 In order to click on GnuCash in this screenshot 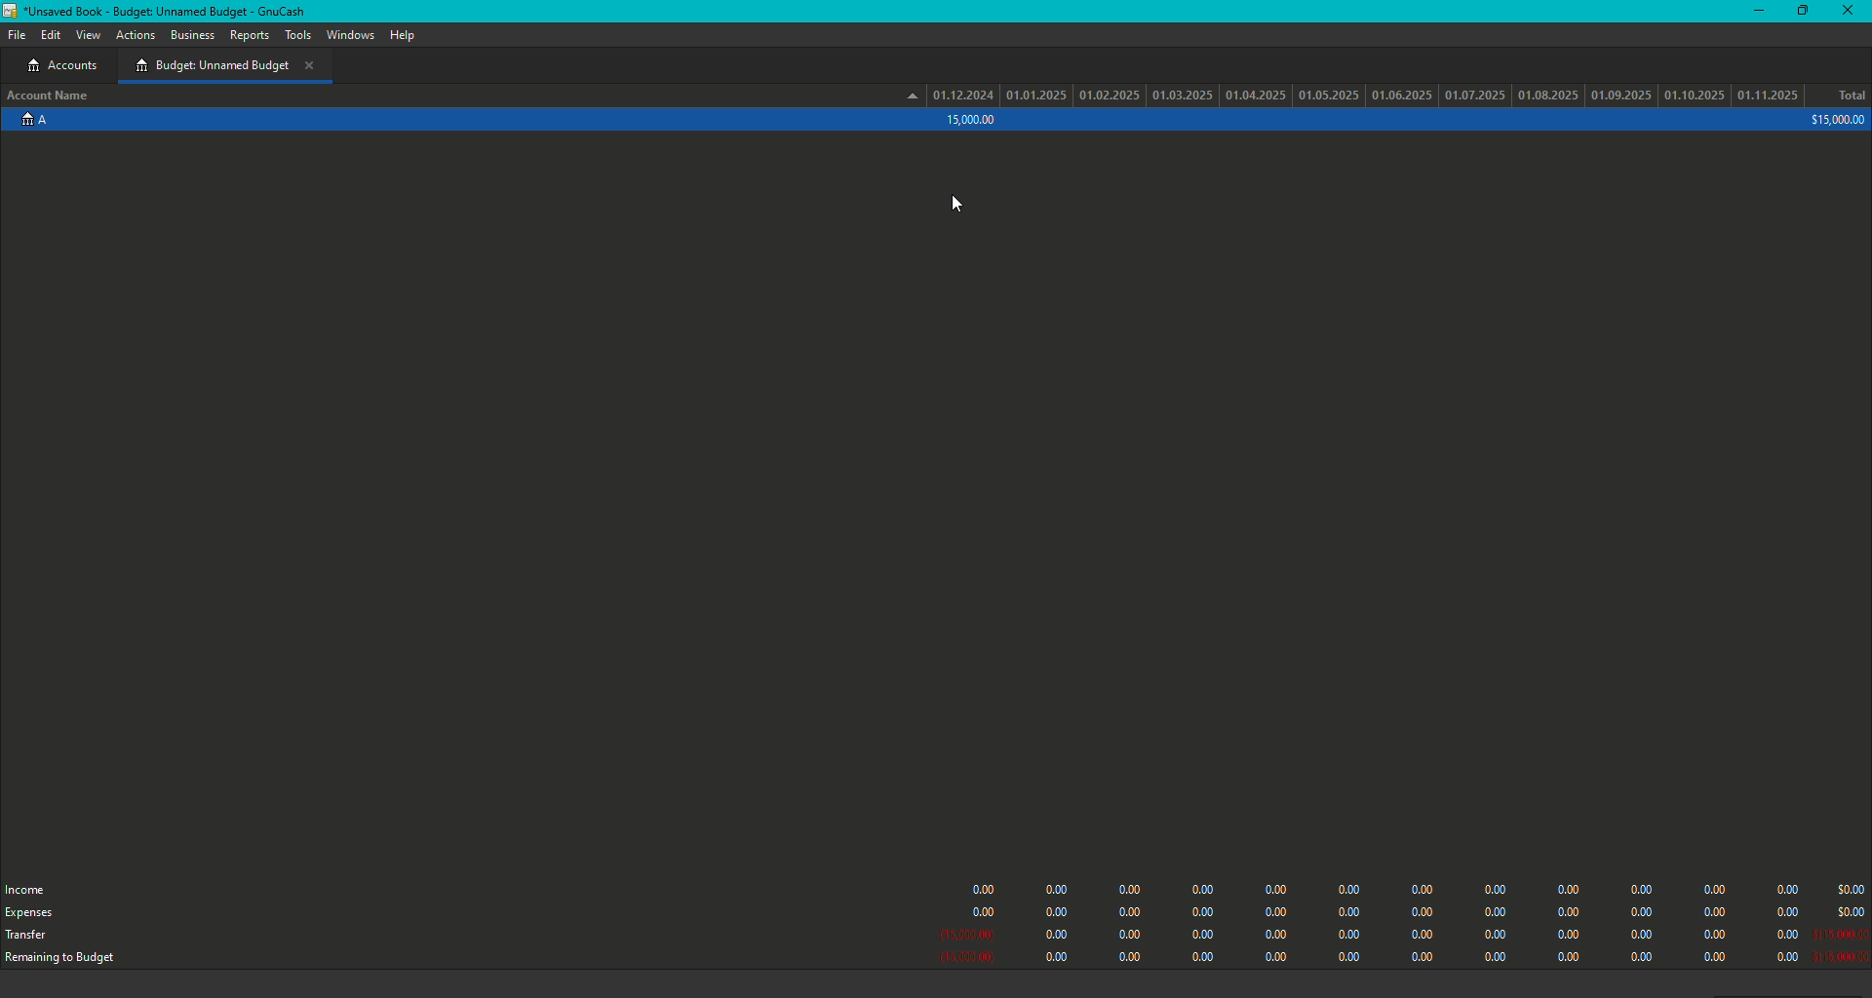, I will do `click(162, 11)`.